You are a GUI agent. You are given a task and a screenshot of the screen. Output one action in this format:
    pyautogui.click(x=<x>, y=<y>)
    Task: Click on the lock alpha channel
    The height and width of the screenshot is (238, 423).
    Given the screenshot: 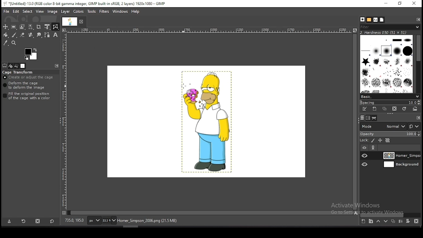 What is the action you would take?
    pyautogui.click(x=387, y=141)
    